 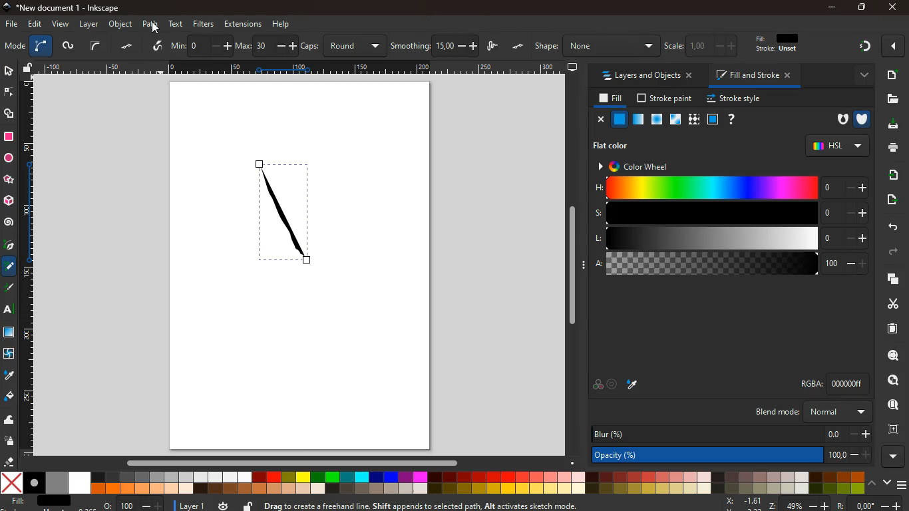 I want to click on layers, so click(x=888, y=279).